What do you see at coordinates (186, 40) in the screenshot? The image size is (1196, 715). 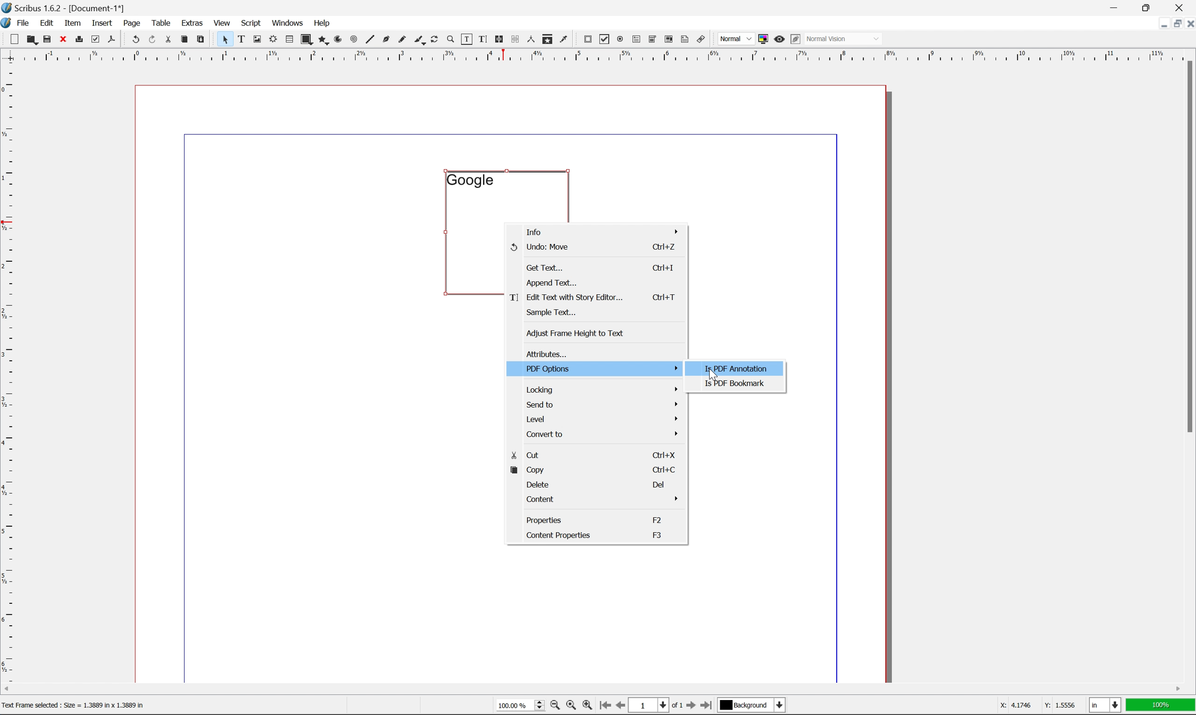 I see `copy` at bounding box center [186, 40].